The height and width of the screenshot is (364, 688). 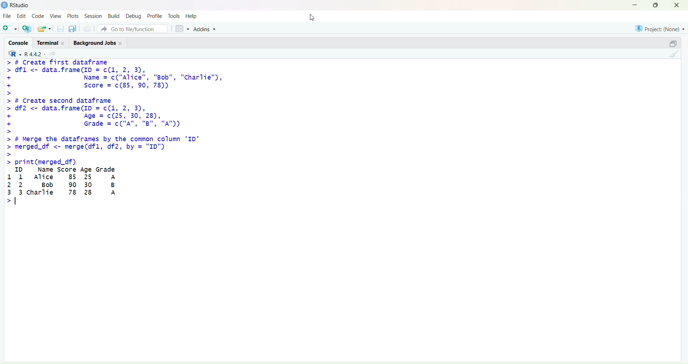 I want to click on Help, so click(x=191, y=16).